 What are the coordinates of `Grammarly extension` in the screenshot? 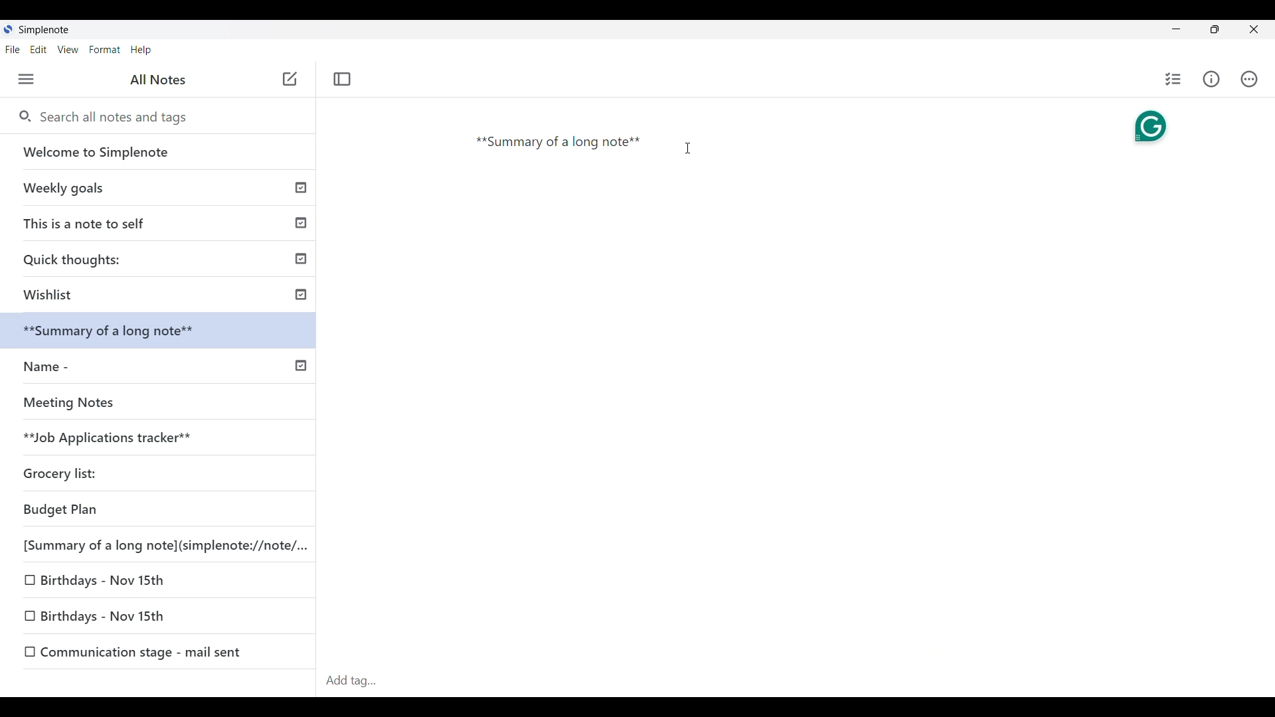 It's located at (1144, 128).